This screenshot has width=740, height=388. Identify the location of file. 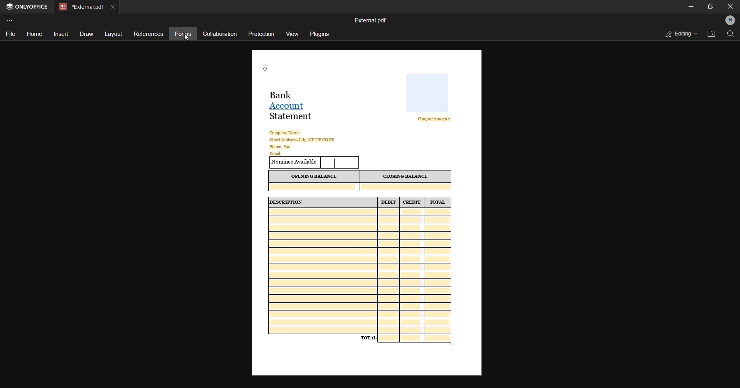
(9, 35).